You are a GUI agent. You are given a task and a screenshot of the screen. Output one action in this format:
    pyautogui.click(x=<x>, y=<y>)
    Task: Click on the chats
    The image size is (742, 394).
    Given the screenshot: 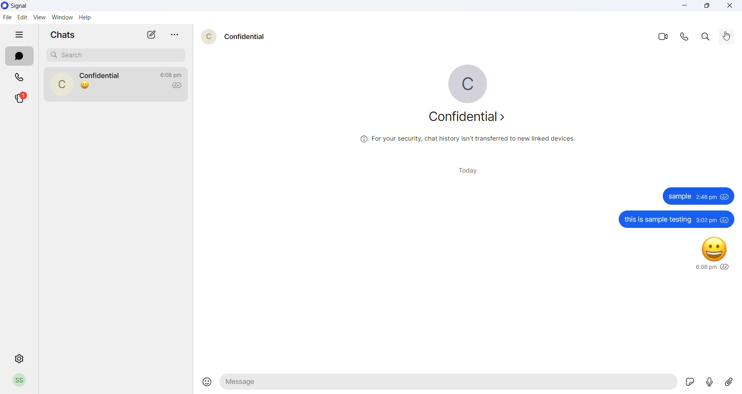 What is the action you would take?
    pyautogui.click(x=19, y=56)
    